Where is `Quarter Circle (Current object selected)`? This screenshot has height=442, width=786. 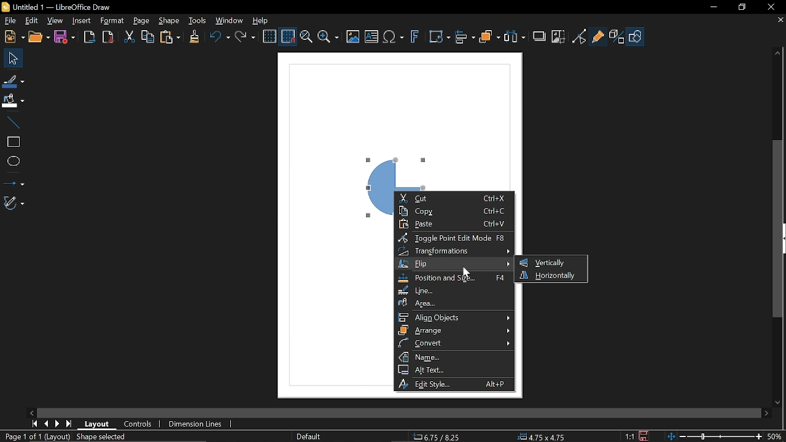
Quarter Circle (Current object selected) is located at coordinates (394, 163).